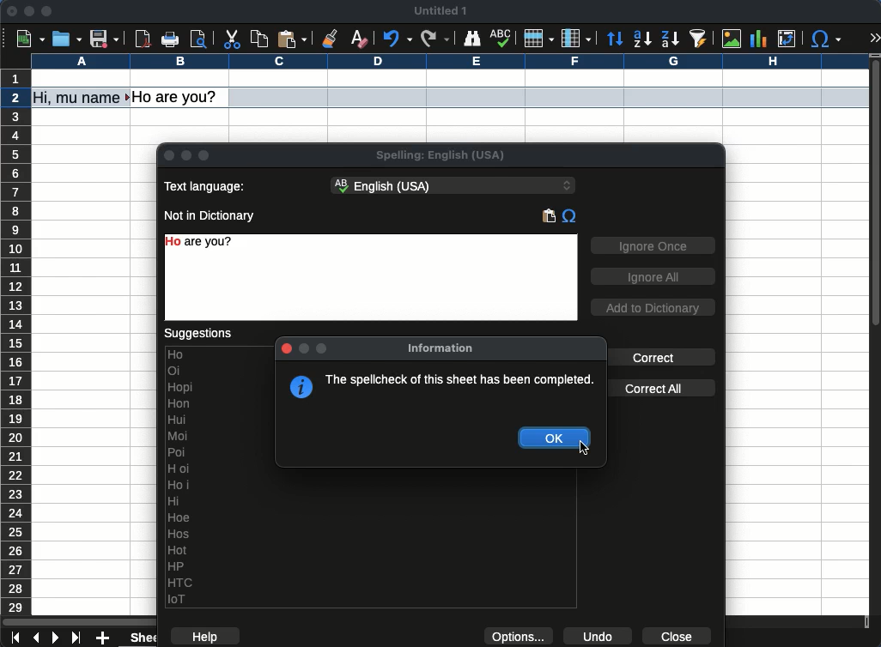 This screenshot has height=647, width=881. Describe the element at coordinates (143, 39) in the screenshot. I see `pdf preview` at that location.